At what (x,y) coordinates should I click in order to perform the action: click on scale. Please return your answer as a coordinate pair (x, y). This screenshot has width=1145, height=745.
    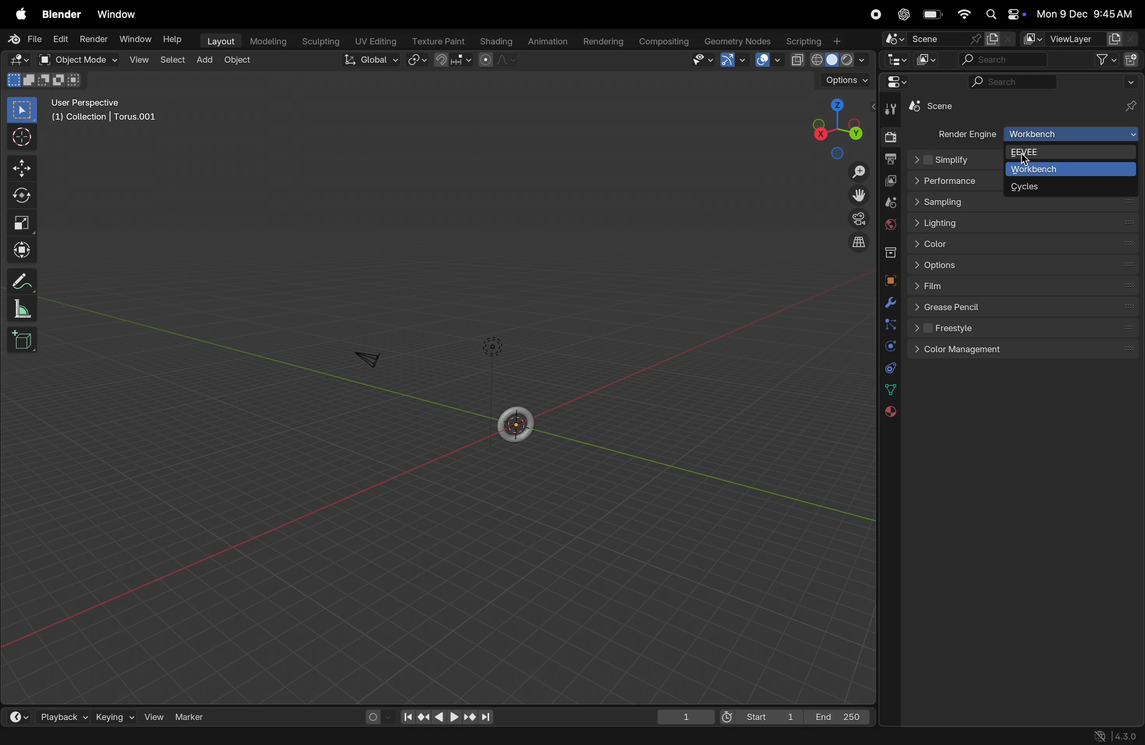
    Looking at the image, I should click on (23, 310).